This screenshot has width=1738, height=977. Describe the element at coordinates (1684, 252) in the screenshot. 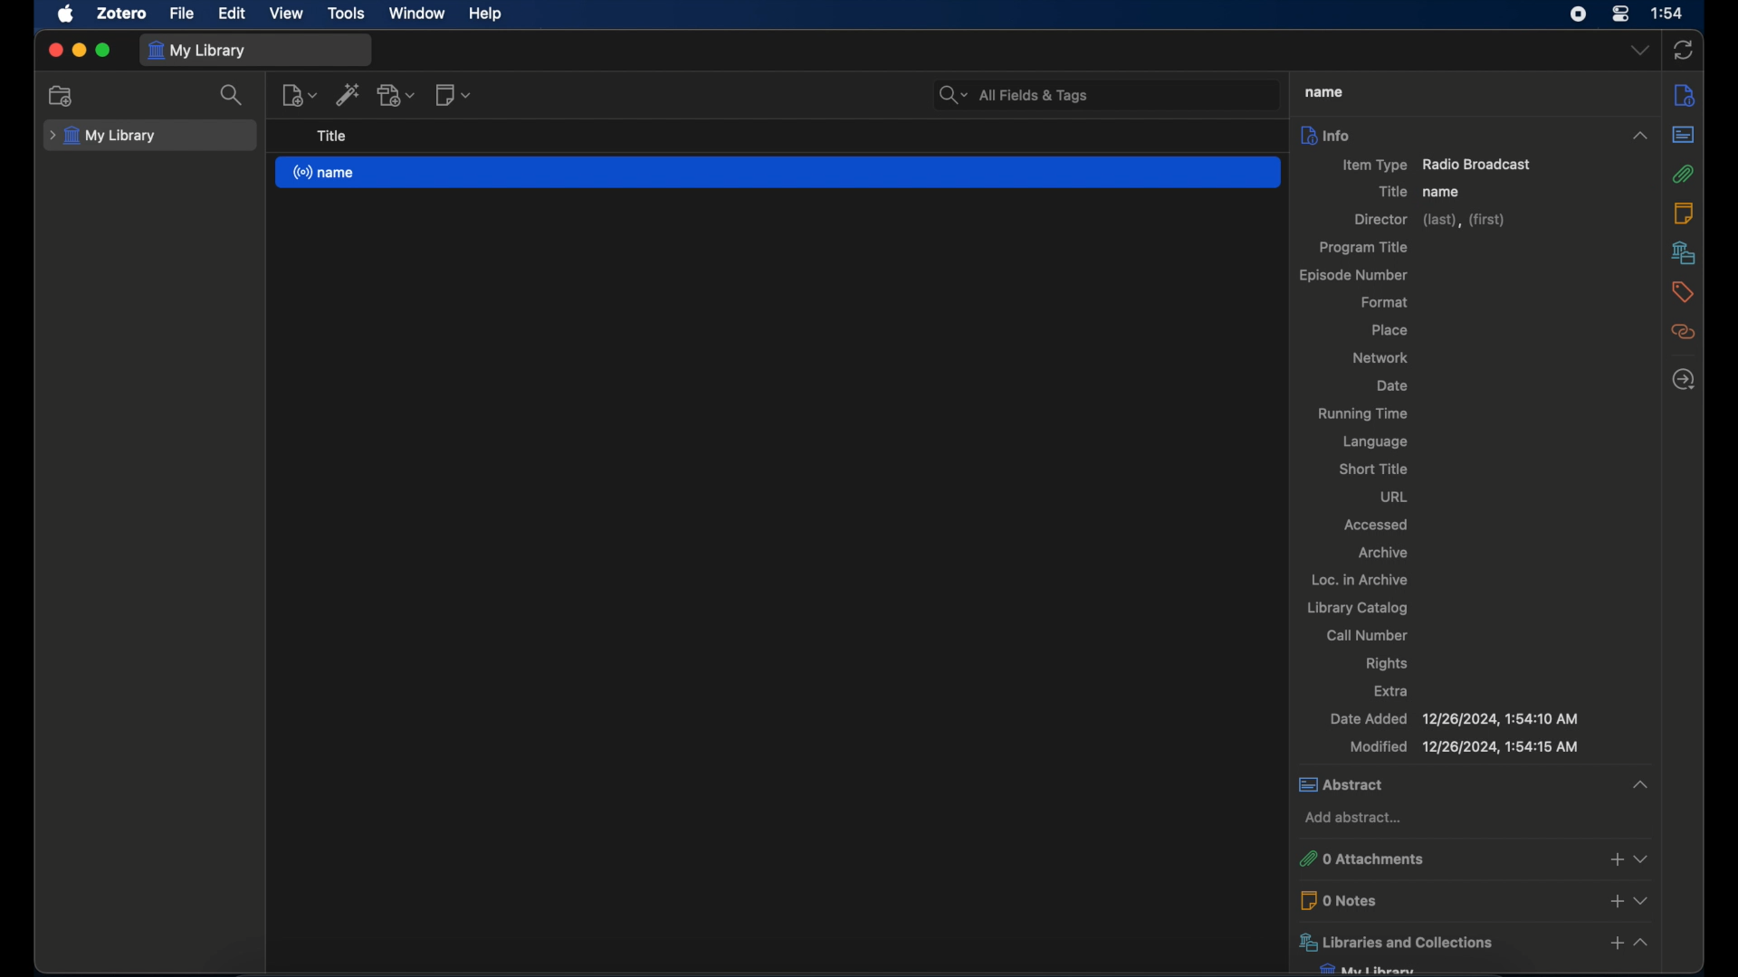

I see `libraries` at that location.